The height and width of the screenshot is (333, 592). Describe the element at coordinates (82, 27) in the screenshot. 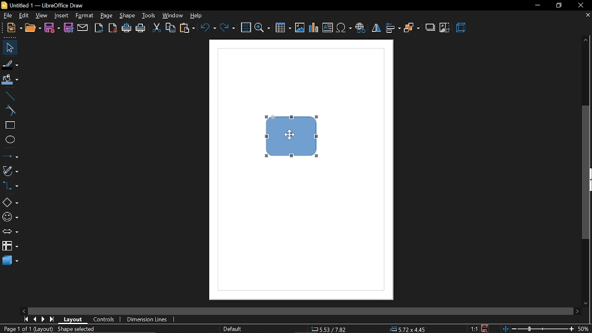

I see `attach` at that location.